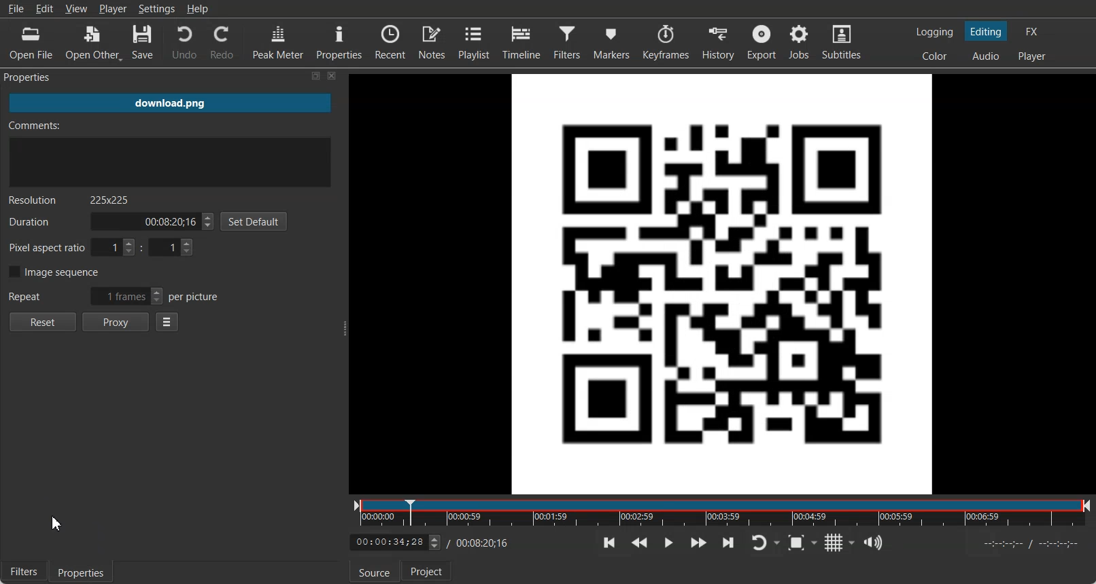 This screenshot has width=1096, height=584. What do you see at coordinates (277, 42) in the screenshot?
I see `Peak Meter` at bounding box center [277, 42].